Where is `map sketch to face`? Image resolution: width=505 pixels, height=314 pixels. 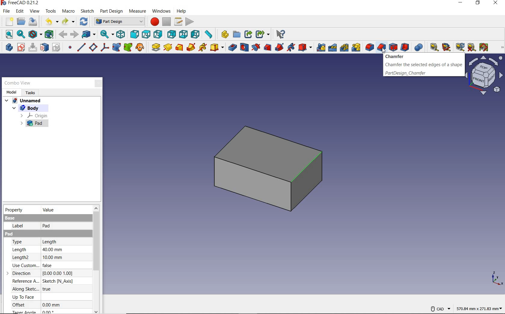
map sketch to face is located at coordinates (45, 48).